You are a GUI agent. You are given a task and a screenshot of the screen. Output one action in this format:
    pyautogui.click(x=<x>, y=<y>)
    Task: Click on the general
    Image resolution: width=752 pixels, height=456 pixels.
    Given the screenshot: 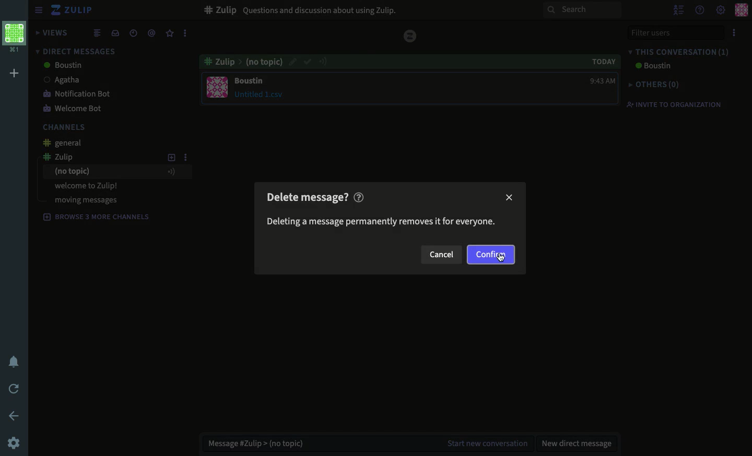 What is the action you would take?
    pyautogui.click(x=66, y=143)
    